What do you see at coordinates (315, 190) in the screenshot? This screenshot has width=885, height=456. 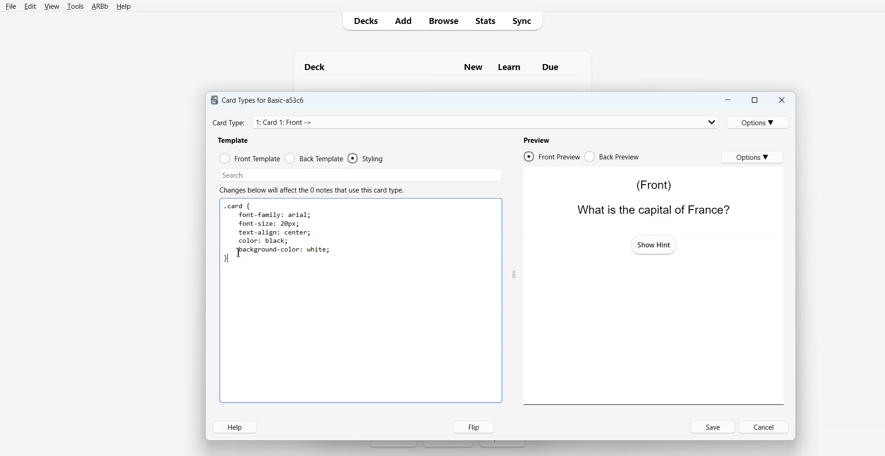 I see `Changes below will affect the 0 notes that use this card type` at bounding box center [315, 190].